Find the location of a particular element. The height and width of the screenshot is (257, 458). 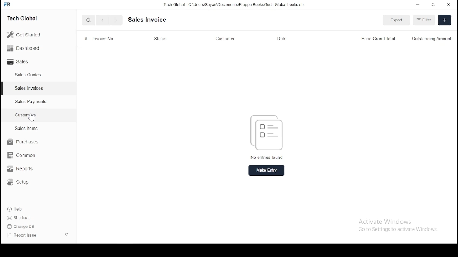

icon is located at coordinates (8, 4).